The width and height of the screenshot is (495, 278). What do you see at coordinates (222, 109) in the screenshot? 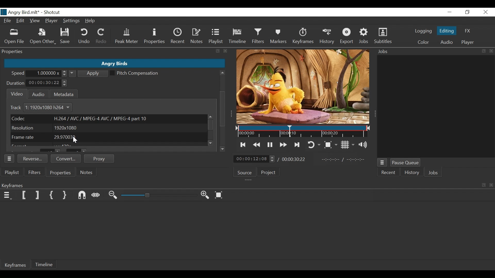
I see `Vertical Scroll bar` at bounding box center [222, 109].